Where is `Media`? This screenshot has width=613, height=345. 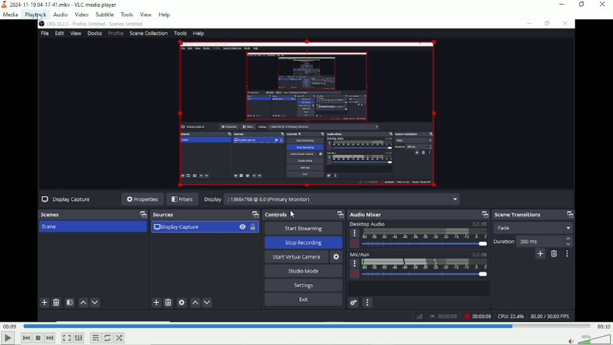
Media is located at coordinates (10, 15).